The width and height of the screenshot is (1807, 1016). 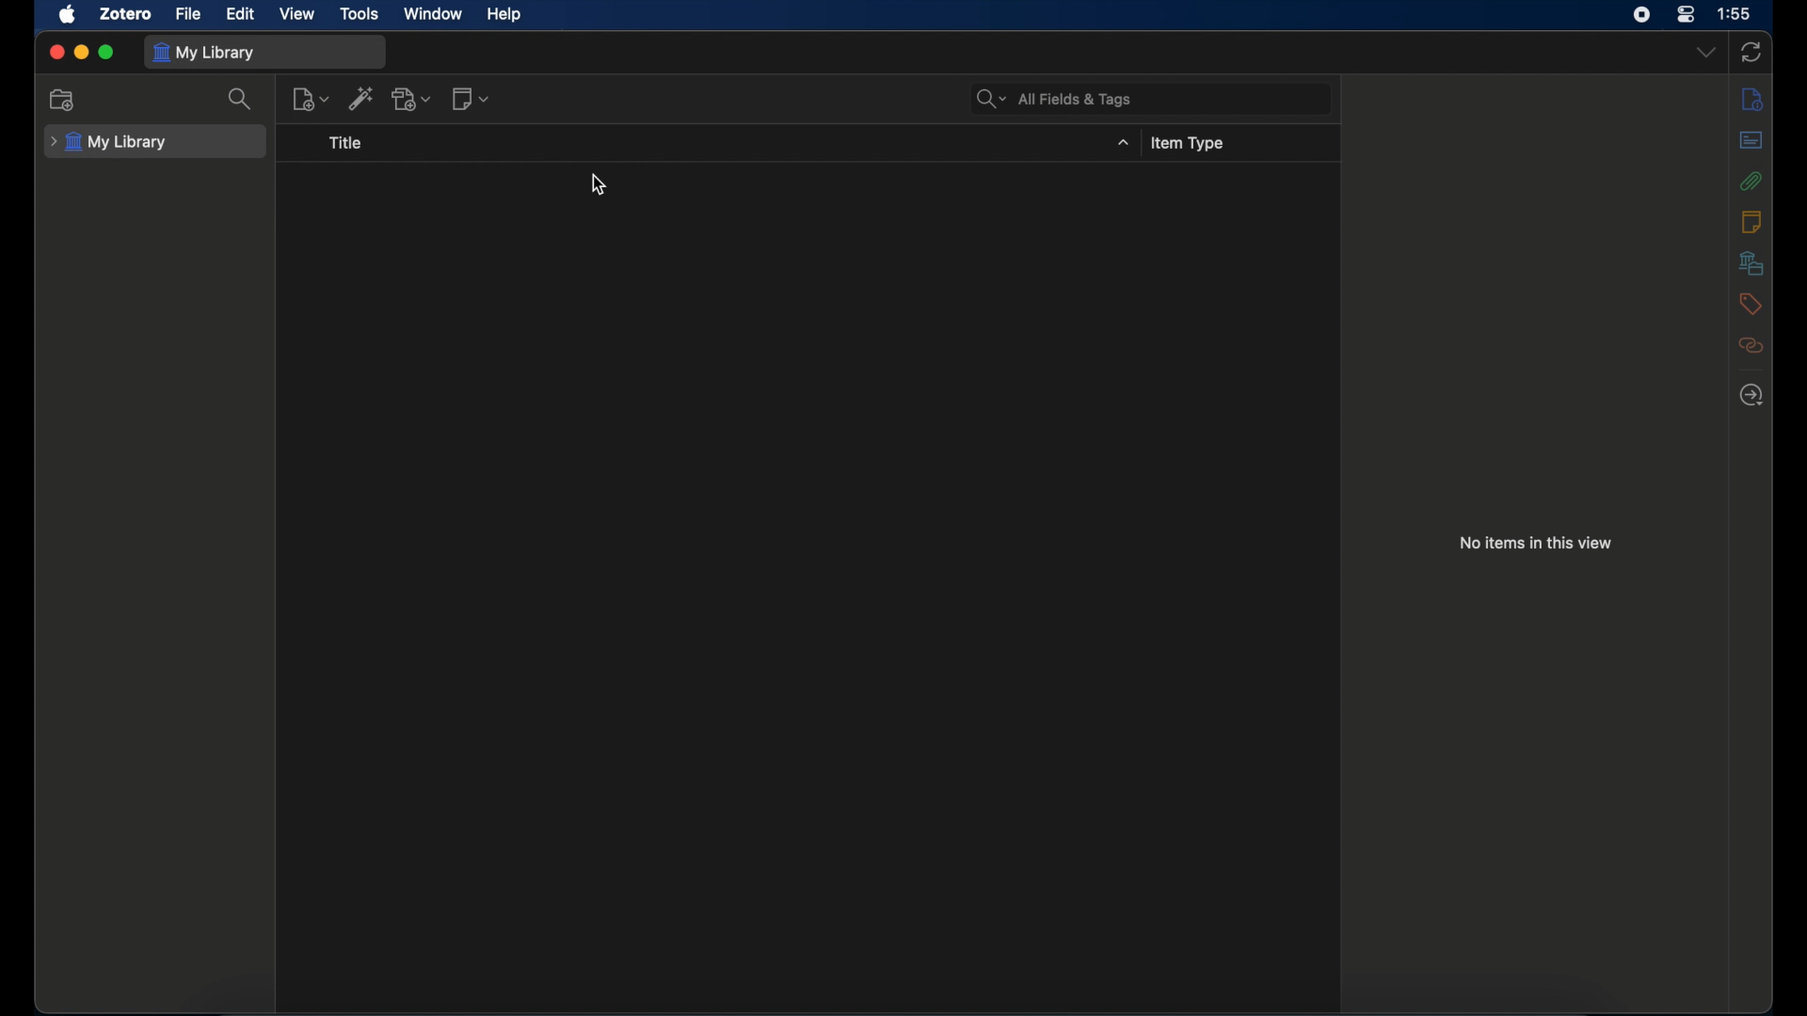 What do you see at coordinates (1056, 100) in the screenshot?
I see `all fields & tags` at bounding box center [1056, 100].